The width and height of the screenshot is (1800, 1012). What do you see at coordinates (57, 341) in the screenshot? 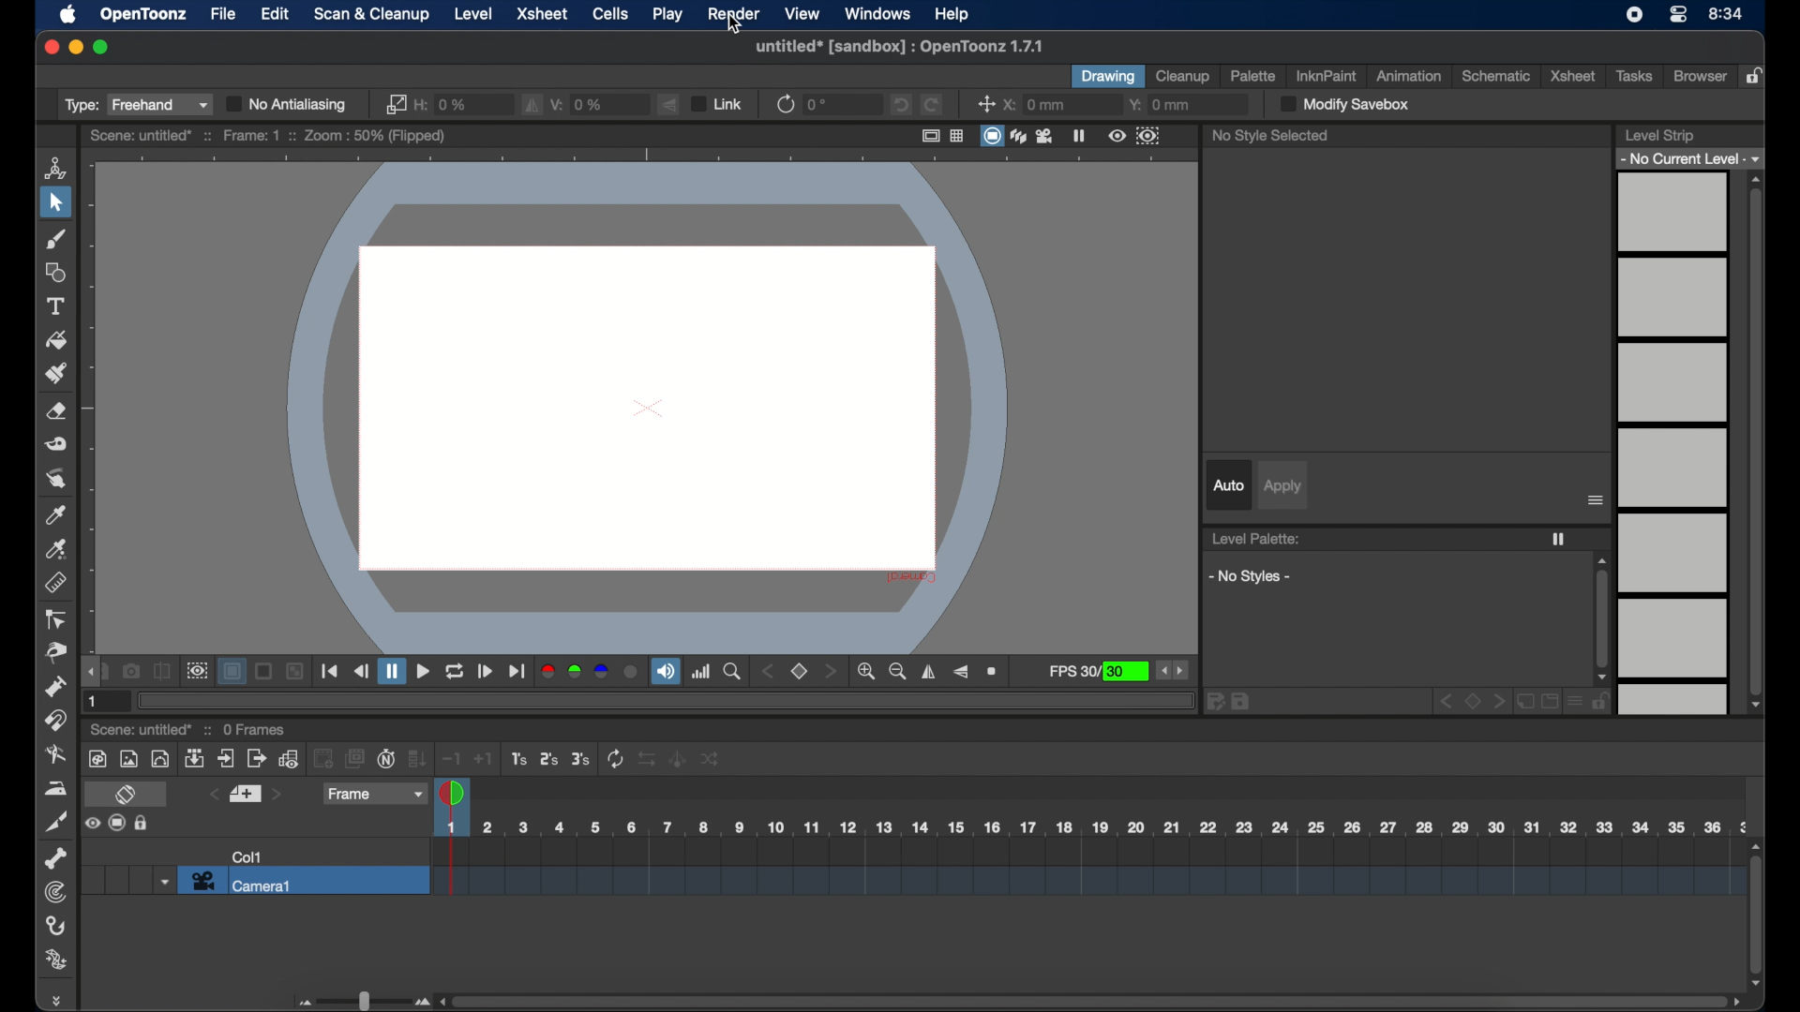
I see `fill tool` at bounding box center [57, 341].